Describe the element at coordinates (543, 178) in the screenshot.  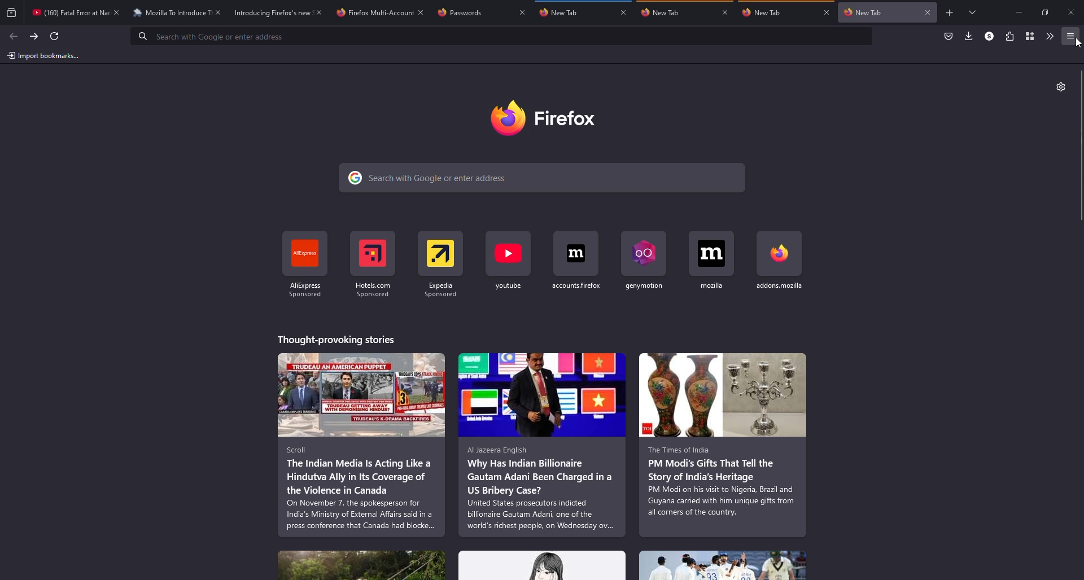
I see `search` at that location.